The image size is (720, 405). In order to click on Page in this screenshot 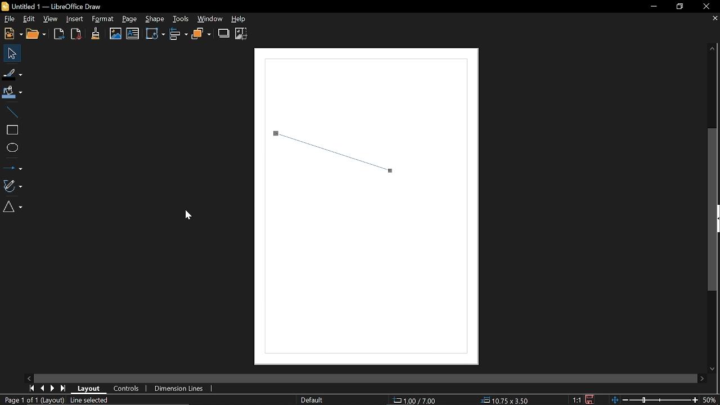, I will do `click(130, 20)`.